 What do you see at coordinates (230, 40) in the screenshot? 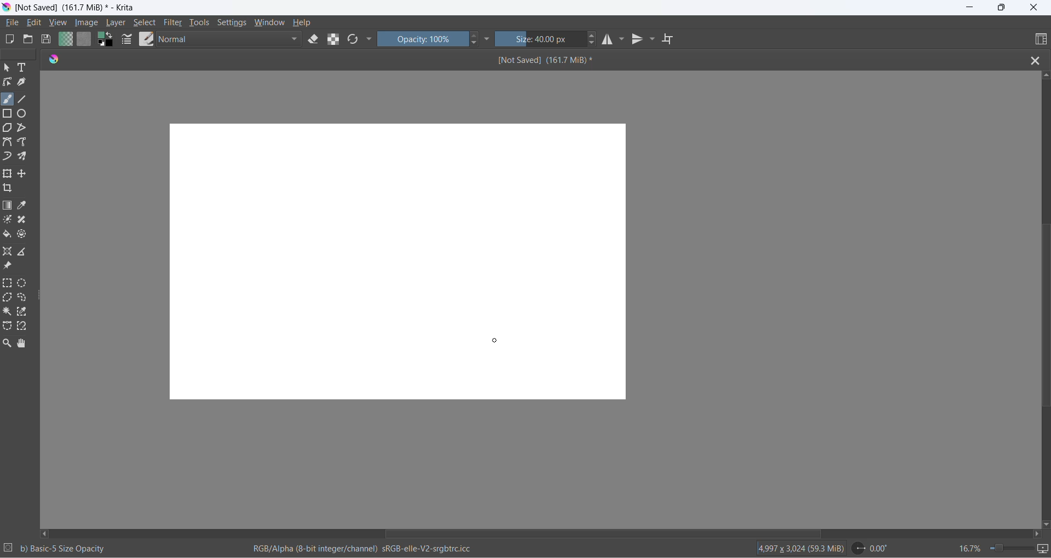
I see `blenders mode` at bounding box center [230, 40].